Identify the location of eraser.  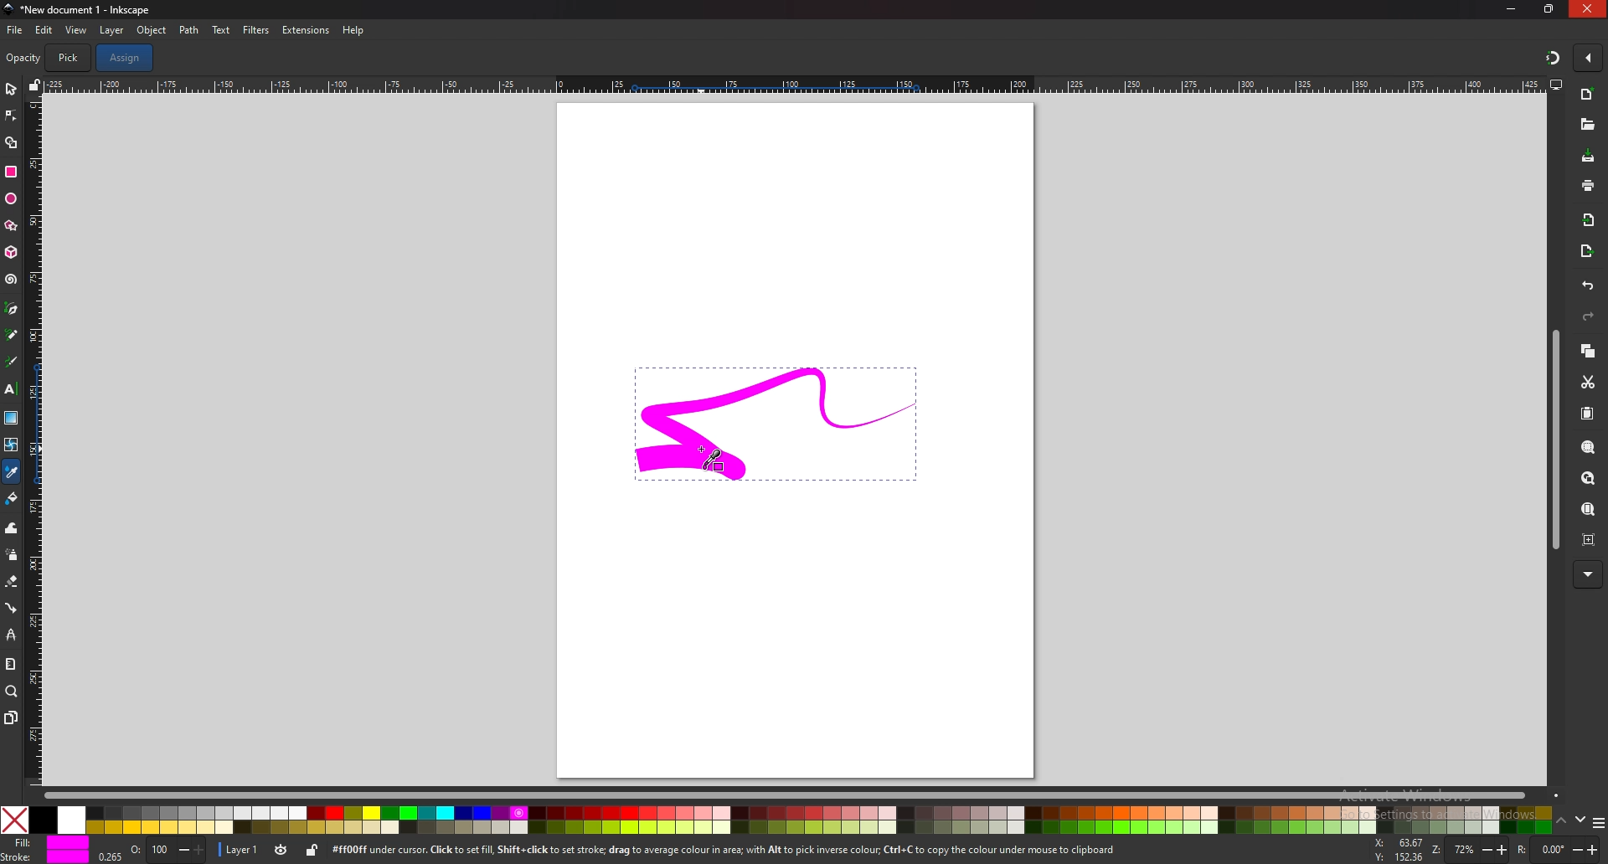
(12, 582).